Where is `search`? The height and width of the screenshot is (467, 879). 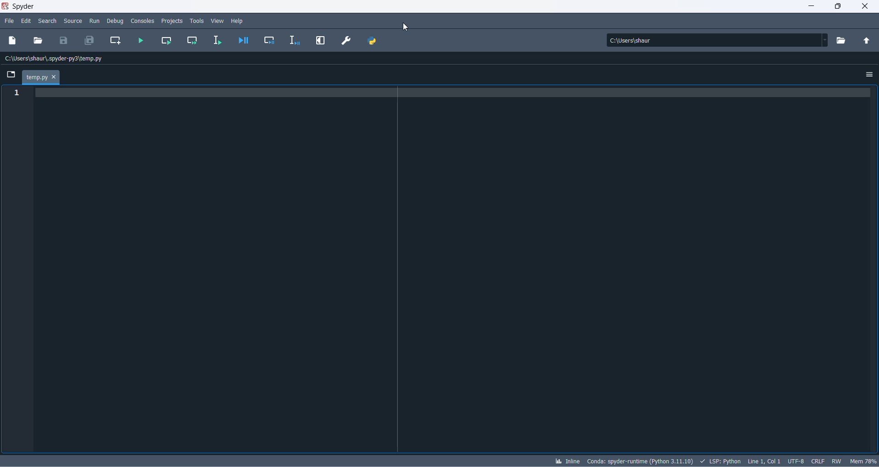
search is located at coordinates (50, 22).